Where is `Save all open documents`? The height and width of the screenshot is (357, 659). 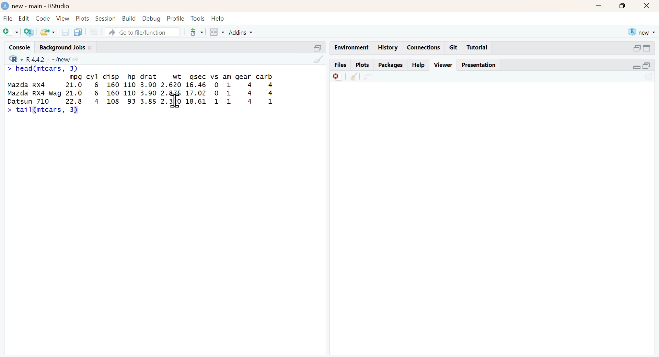 Save all open documents is located at coordinates (78, 32).